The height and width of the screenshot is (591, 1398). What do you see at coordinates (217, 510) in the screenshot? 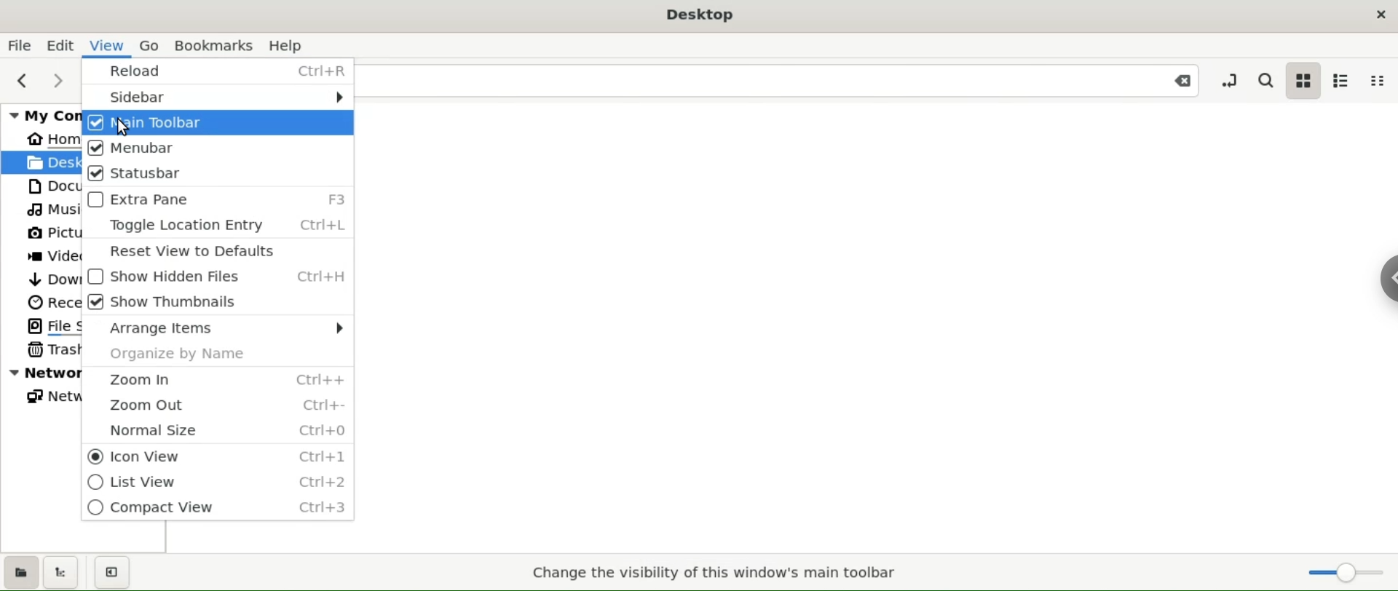
I see `compact view` at bounding box center [217, 510].